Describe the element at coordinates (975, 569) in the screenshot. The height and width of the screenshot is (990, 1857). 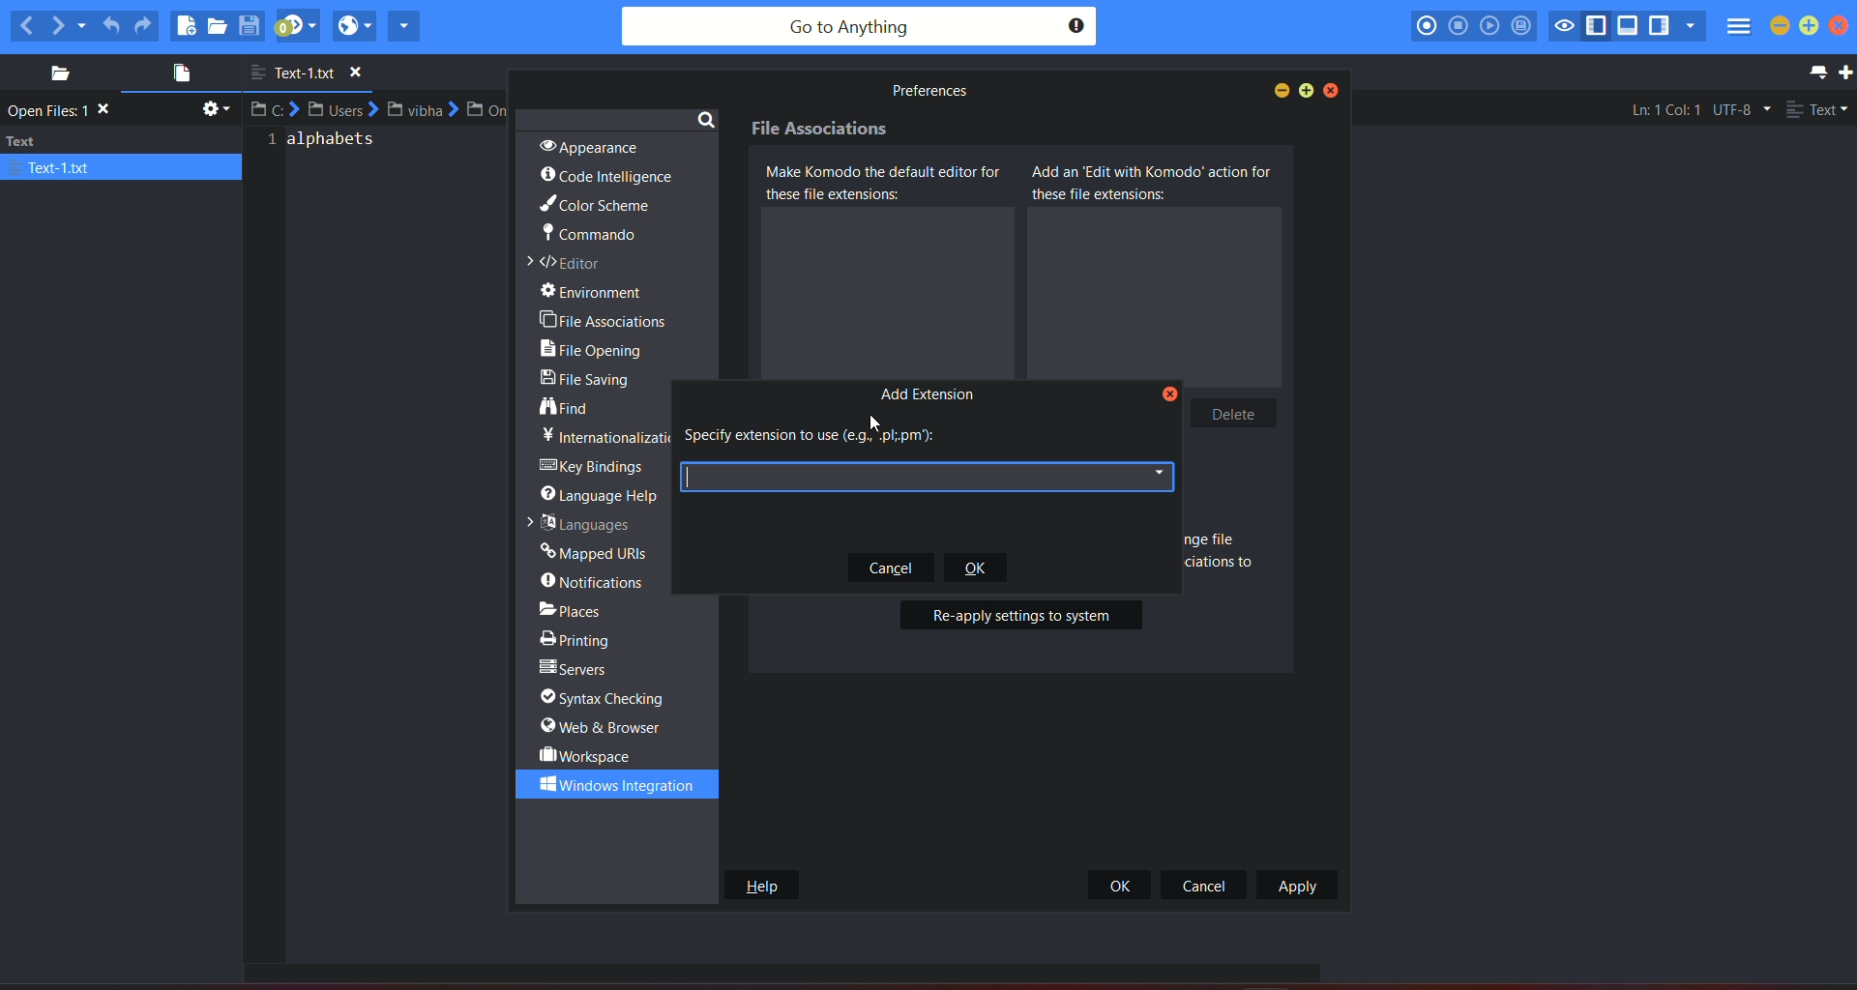
I see `ok` at that location.